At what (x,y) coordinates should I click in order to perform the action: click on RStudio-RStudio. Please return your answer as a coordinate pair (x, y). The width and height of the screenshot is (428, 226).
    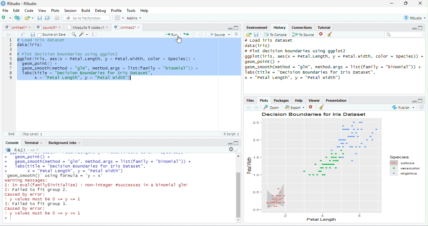
    Looking at the image, I should click on (23, 3).